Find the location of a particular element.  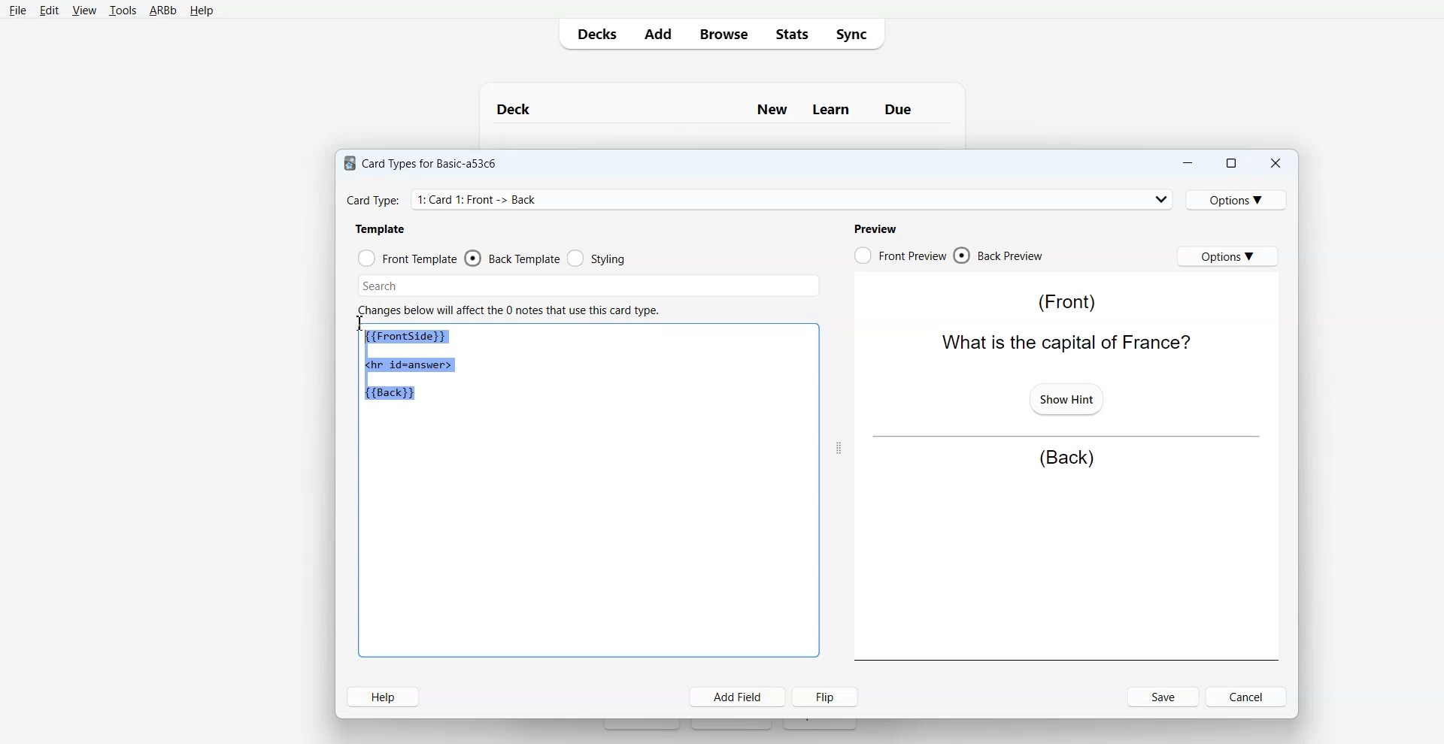

Options is located at coordinates (1227, 256).